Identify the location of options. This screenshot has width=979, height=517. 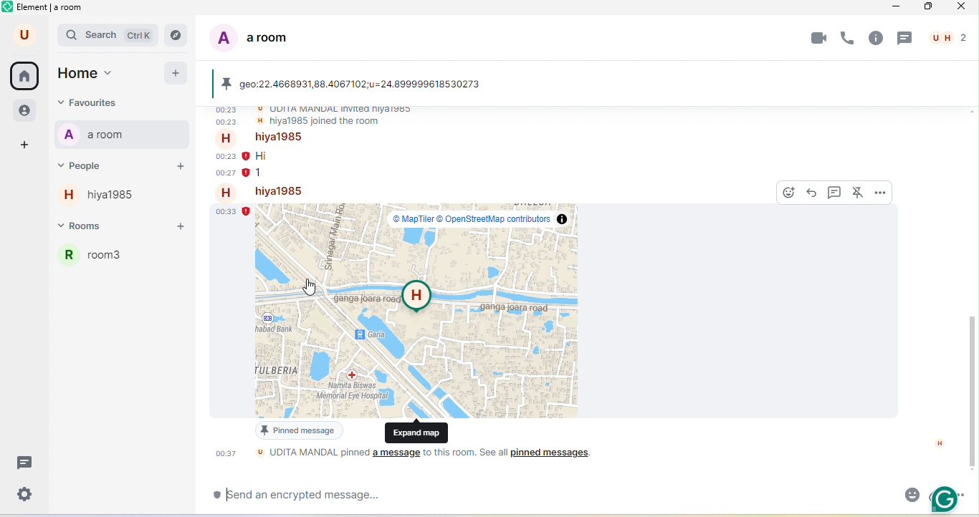
(880, 191).